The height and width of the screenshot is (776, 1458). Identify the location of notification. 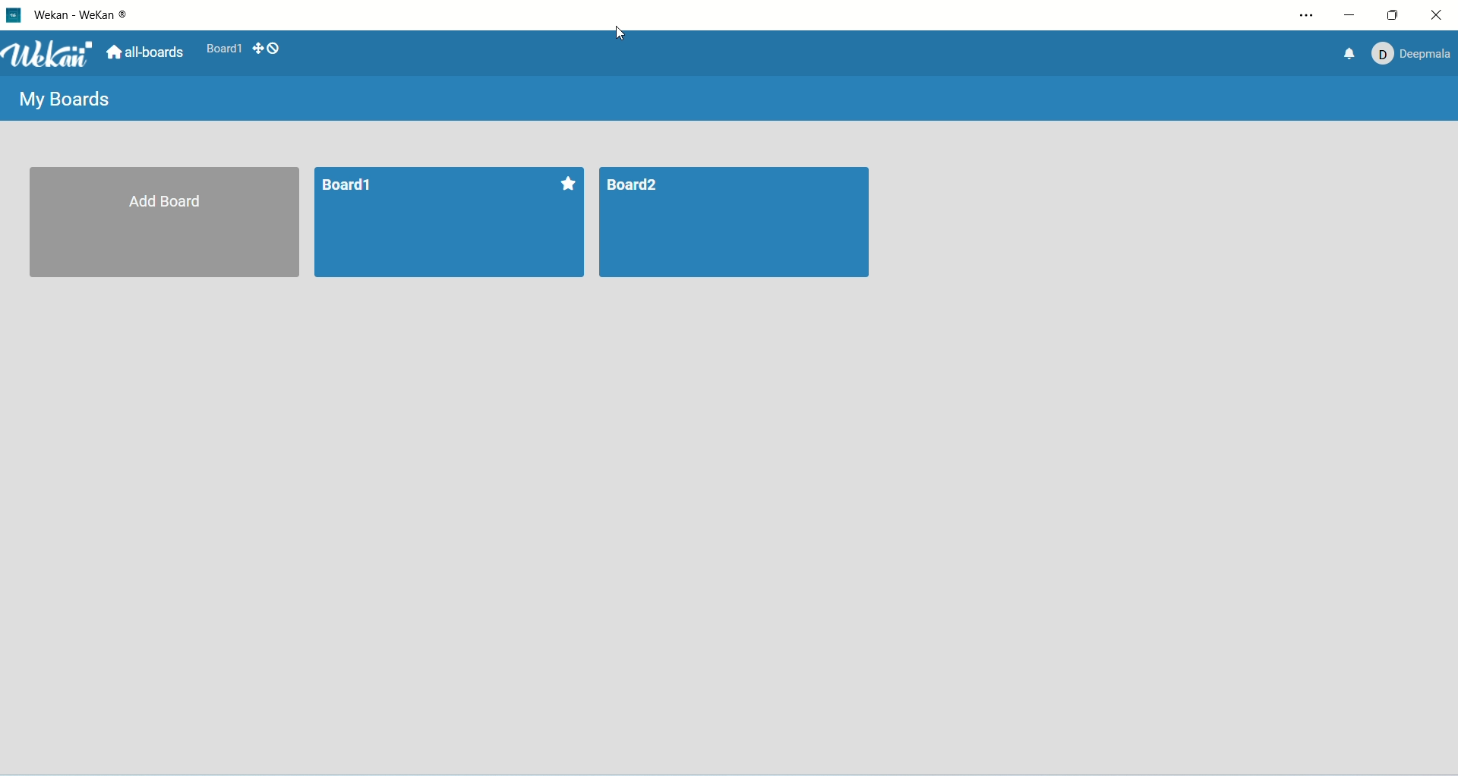
(1346, 55).